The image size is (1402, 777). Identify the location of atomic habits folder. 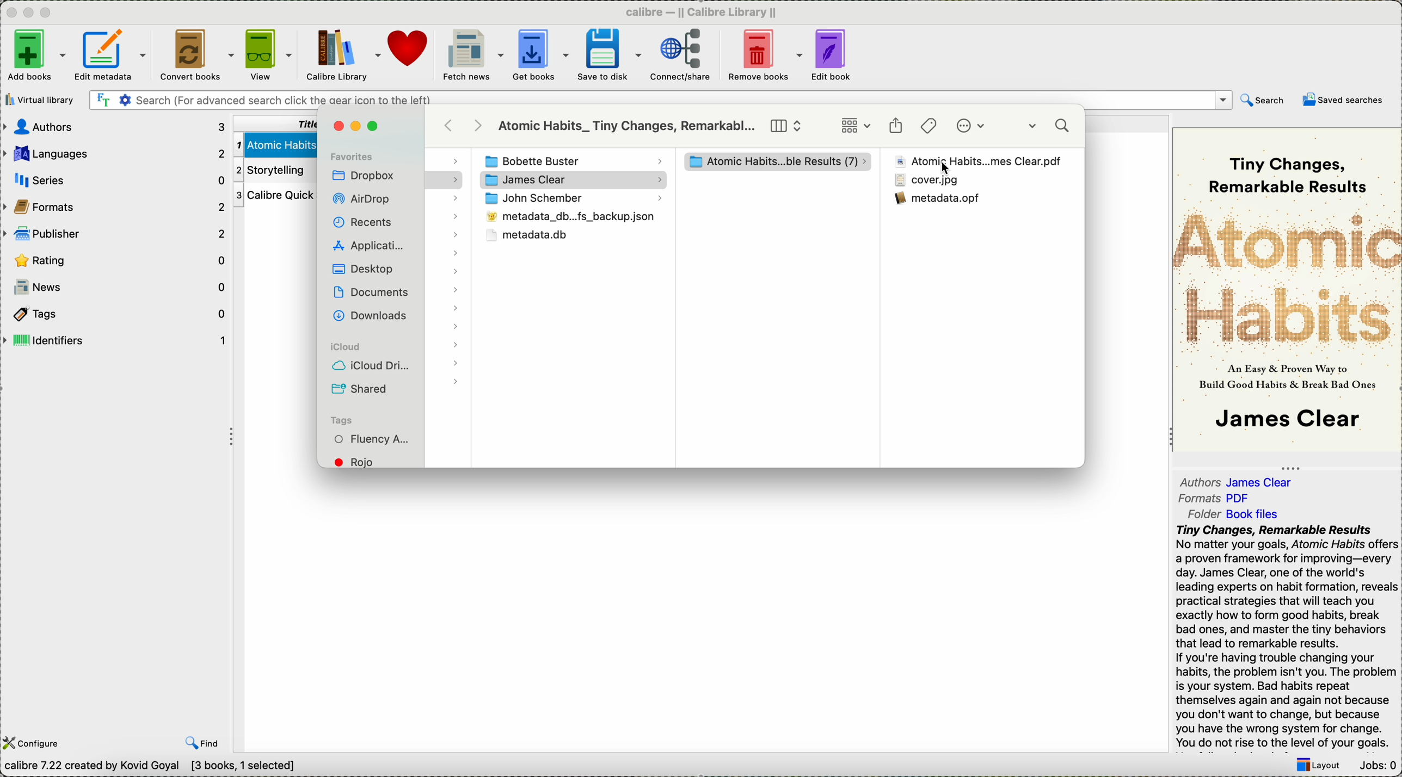
(778, 163).